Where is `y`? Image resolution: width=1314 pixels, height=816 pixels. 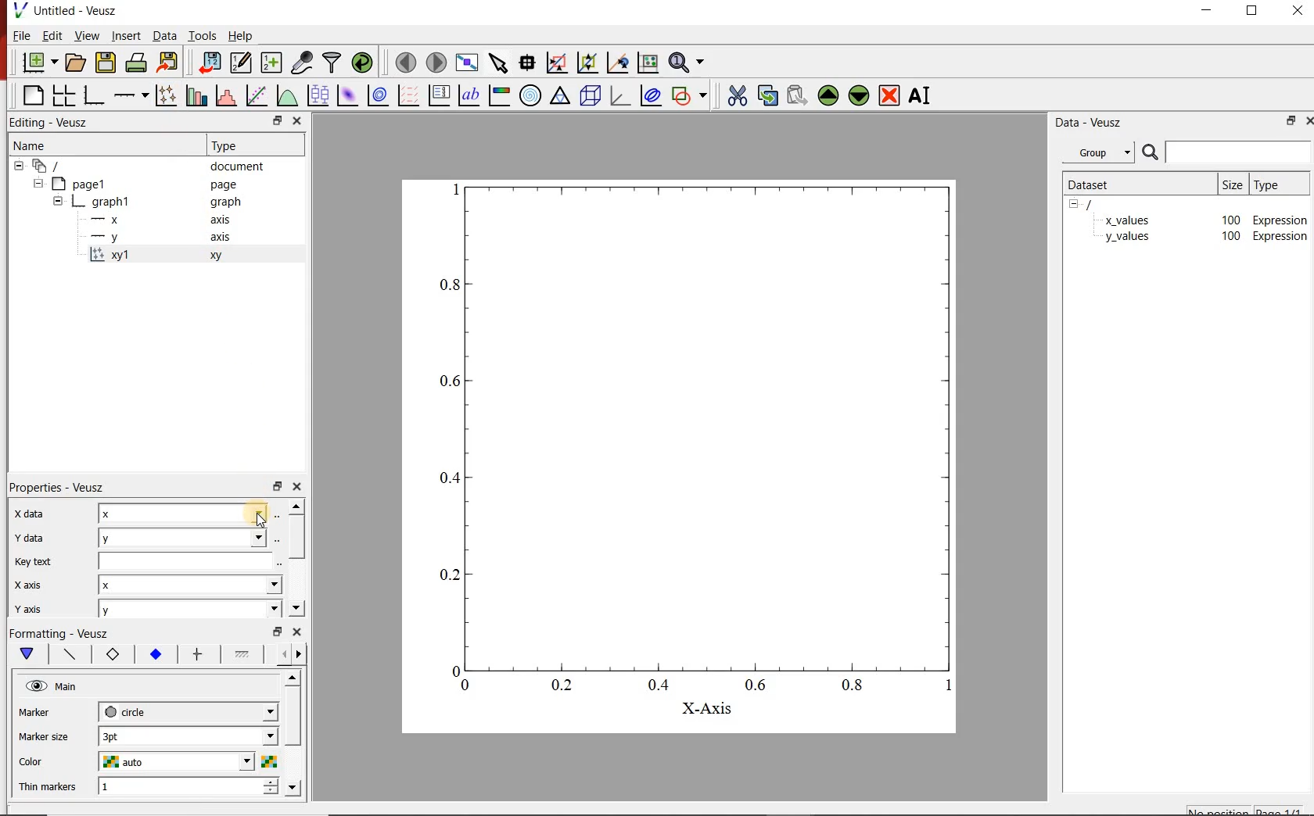
y is located at coordinates (183, 538).